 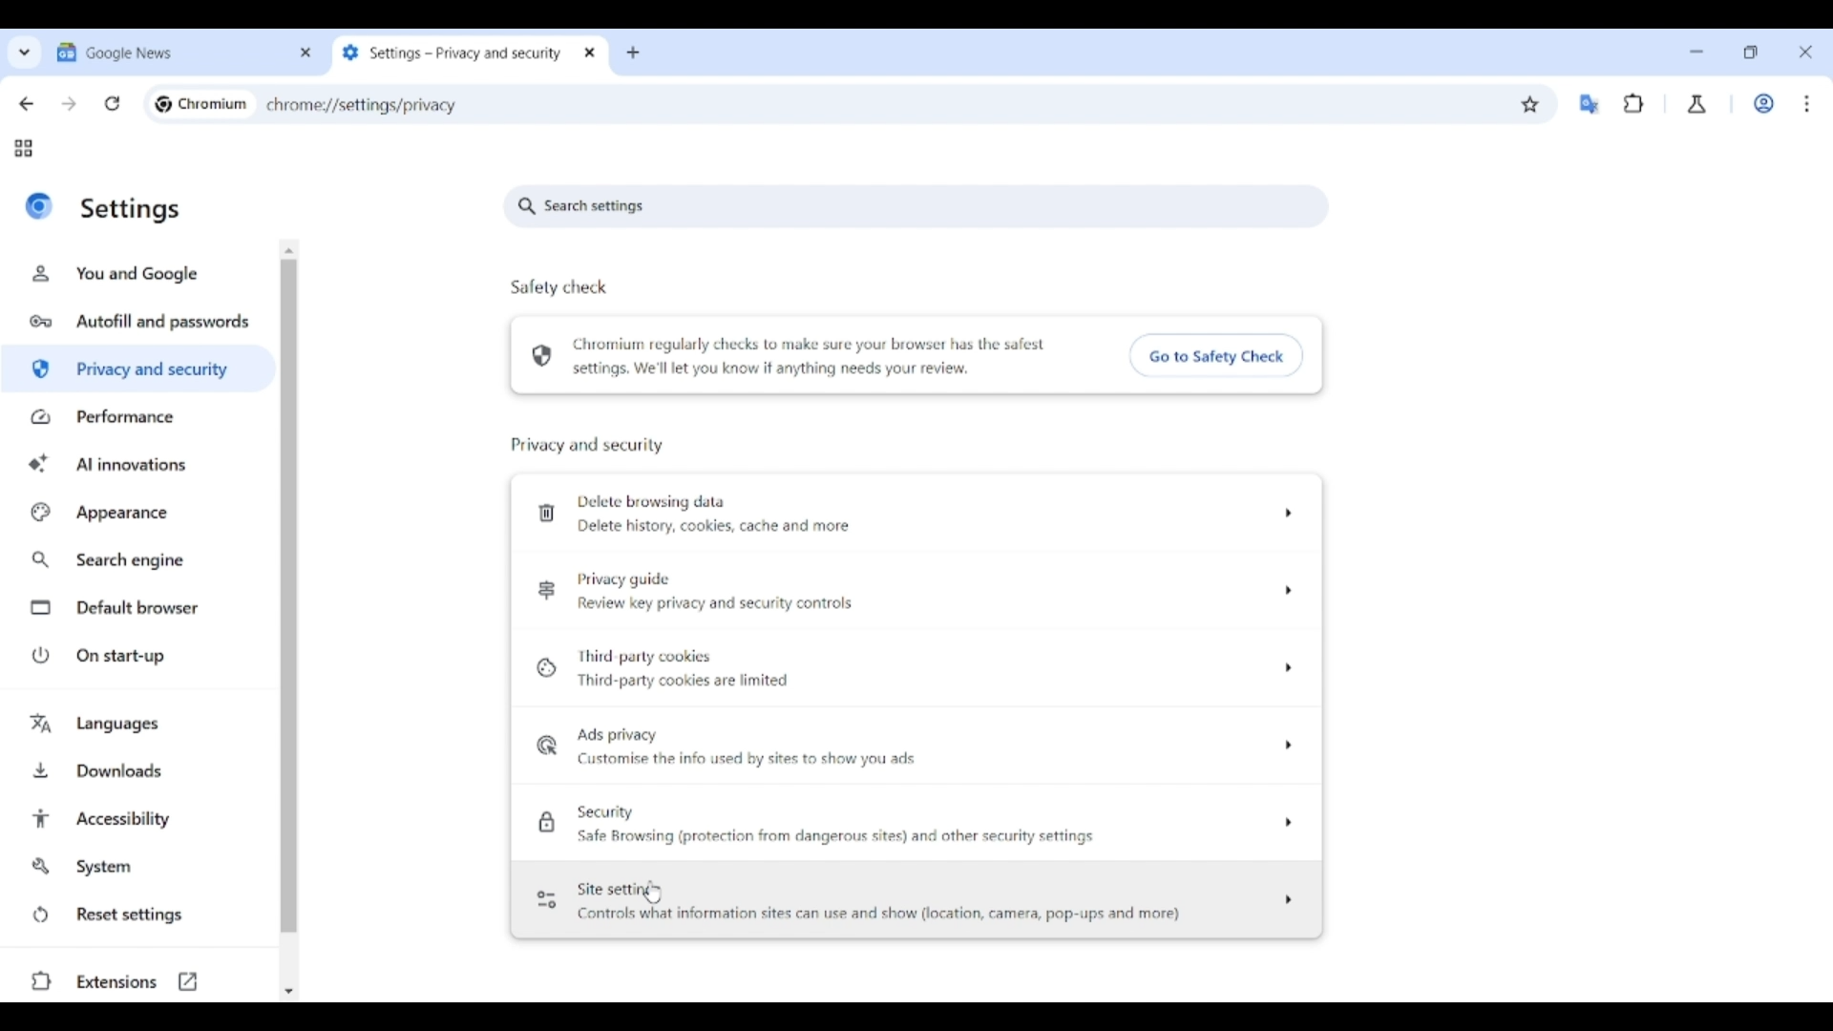 What do you see at coordinates (213, 103) in the screenshot?
I see `Chromium` at bounding box center [213, 103].